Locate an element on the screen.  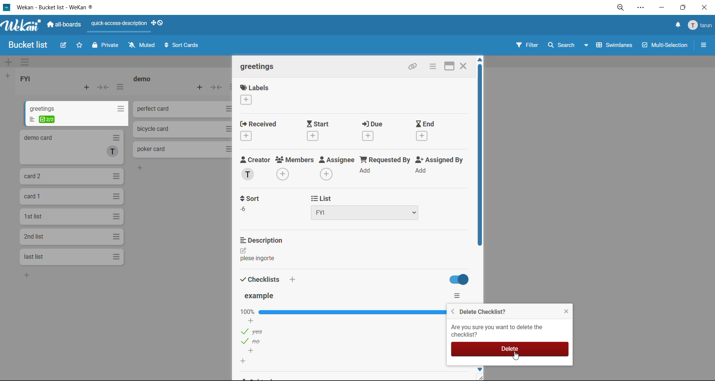
sidebar is located at coordinates (704, 44).